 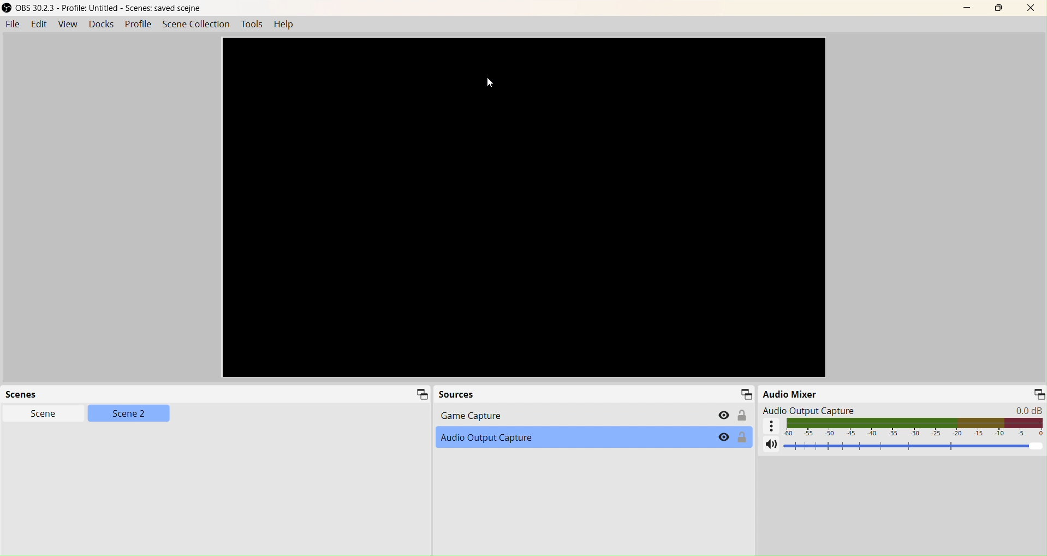 I want to click on View, so click(x=66, y=25).